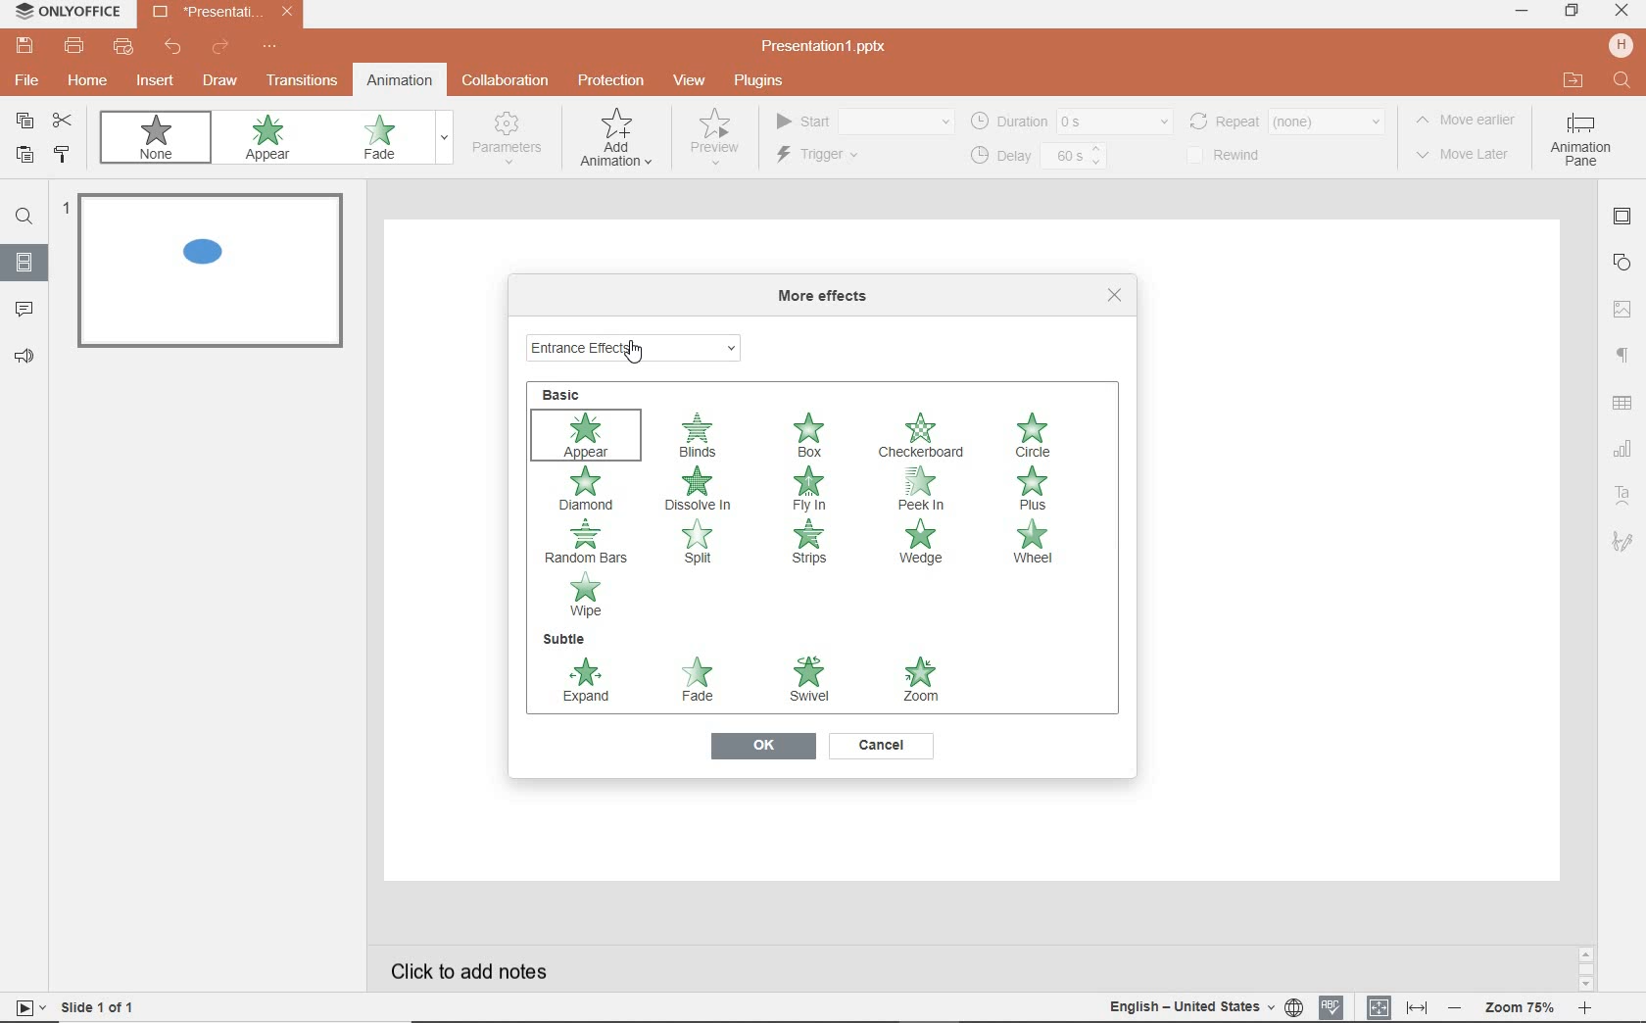  I want to click on CLOSE, so click(1115, 295).